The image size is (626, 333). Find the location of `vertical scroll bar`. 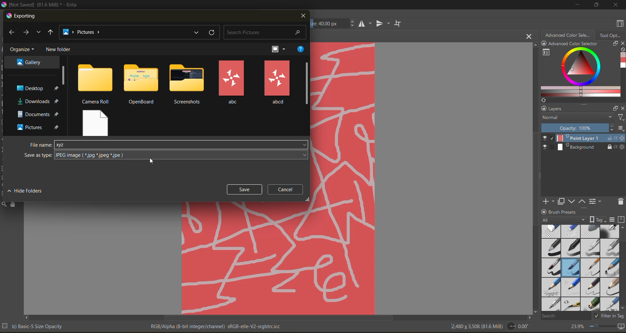

vertical scroll bar is located at coordinates (622, 268).